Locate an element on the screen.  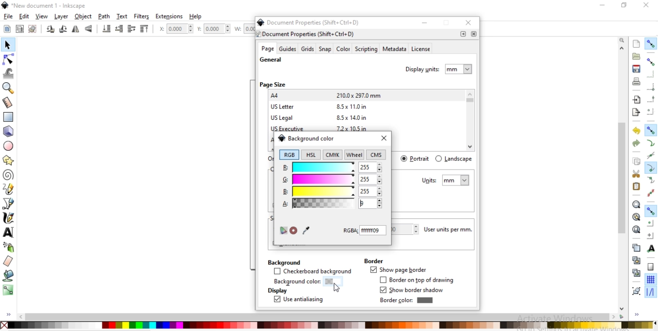
fill bounded areas is located at coordinates (8, 275).